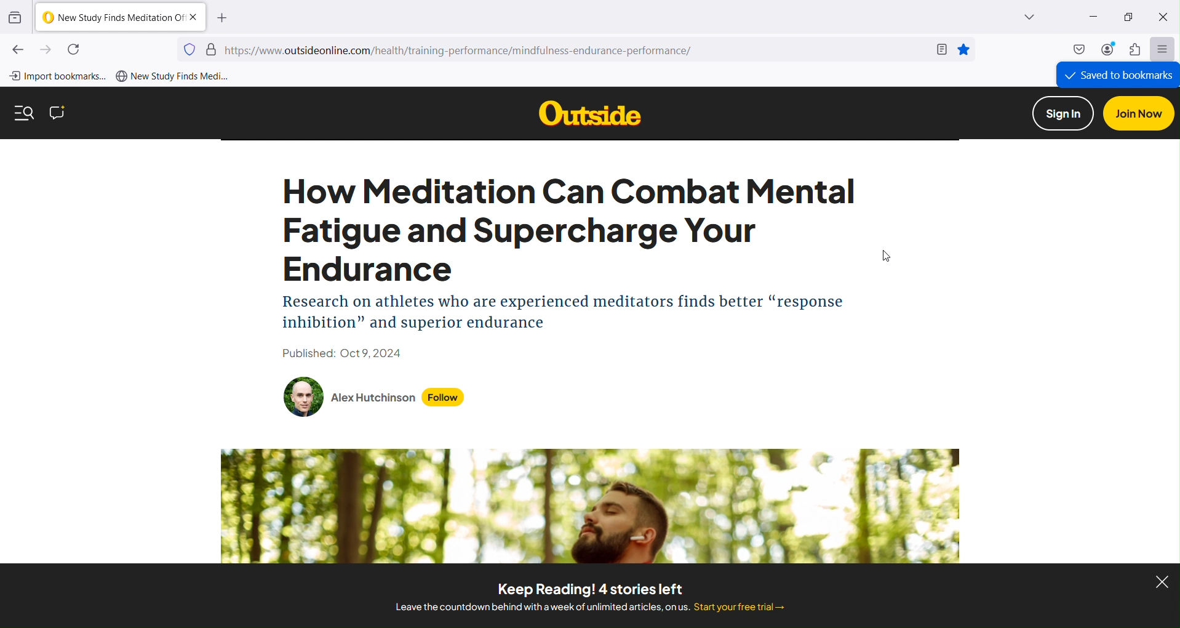 This screenshot has height=628, width=1180. What do you see at coordinates (591, 505) in the screenshot?
I see `Article banner` at bounding box center [591, 505].